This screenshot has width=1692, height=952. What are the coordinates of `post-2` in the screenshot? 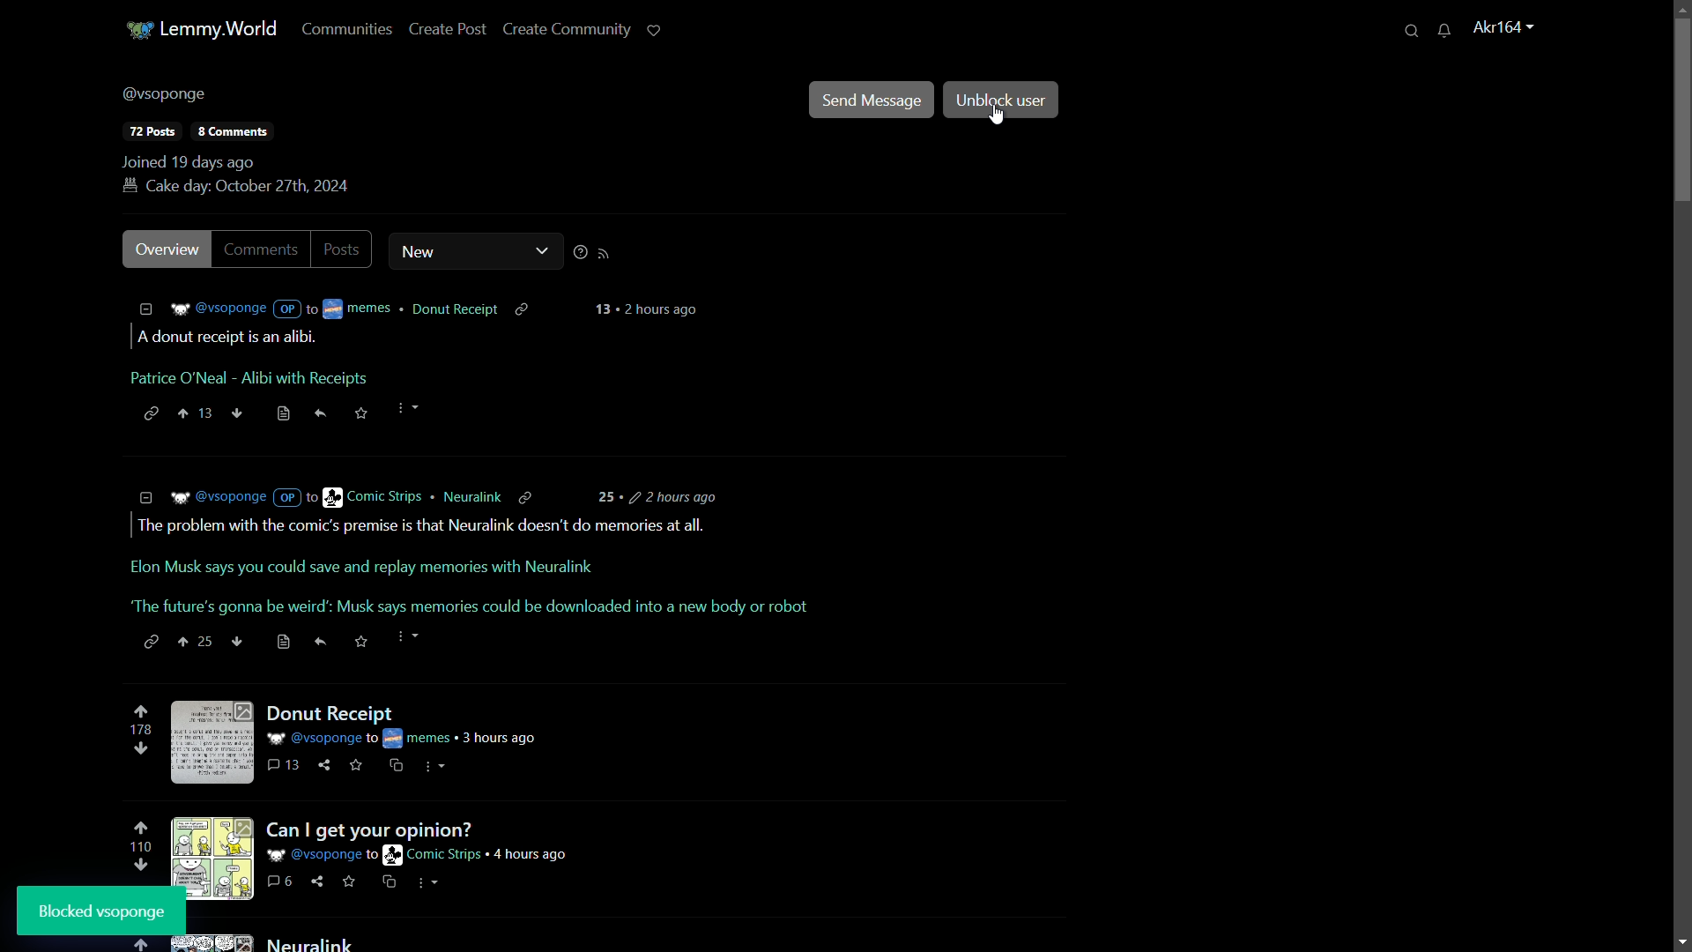 It's located at (417, 840).